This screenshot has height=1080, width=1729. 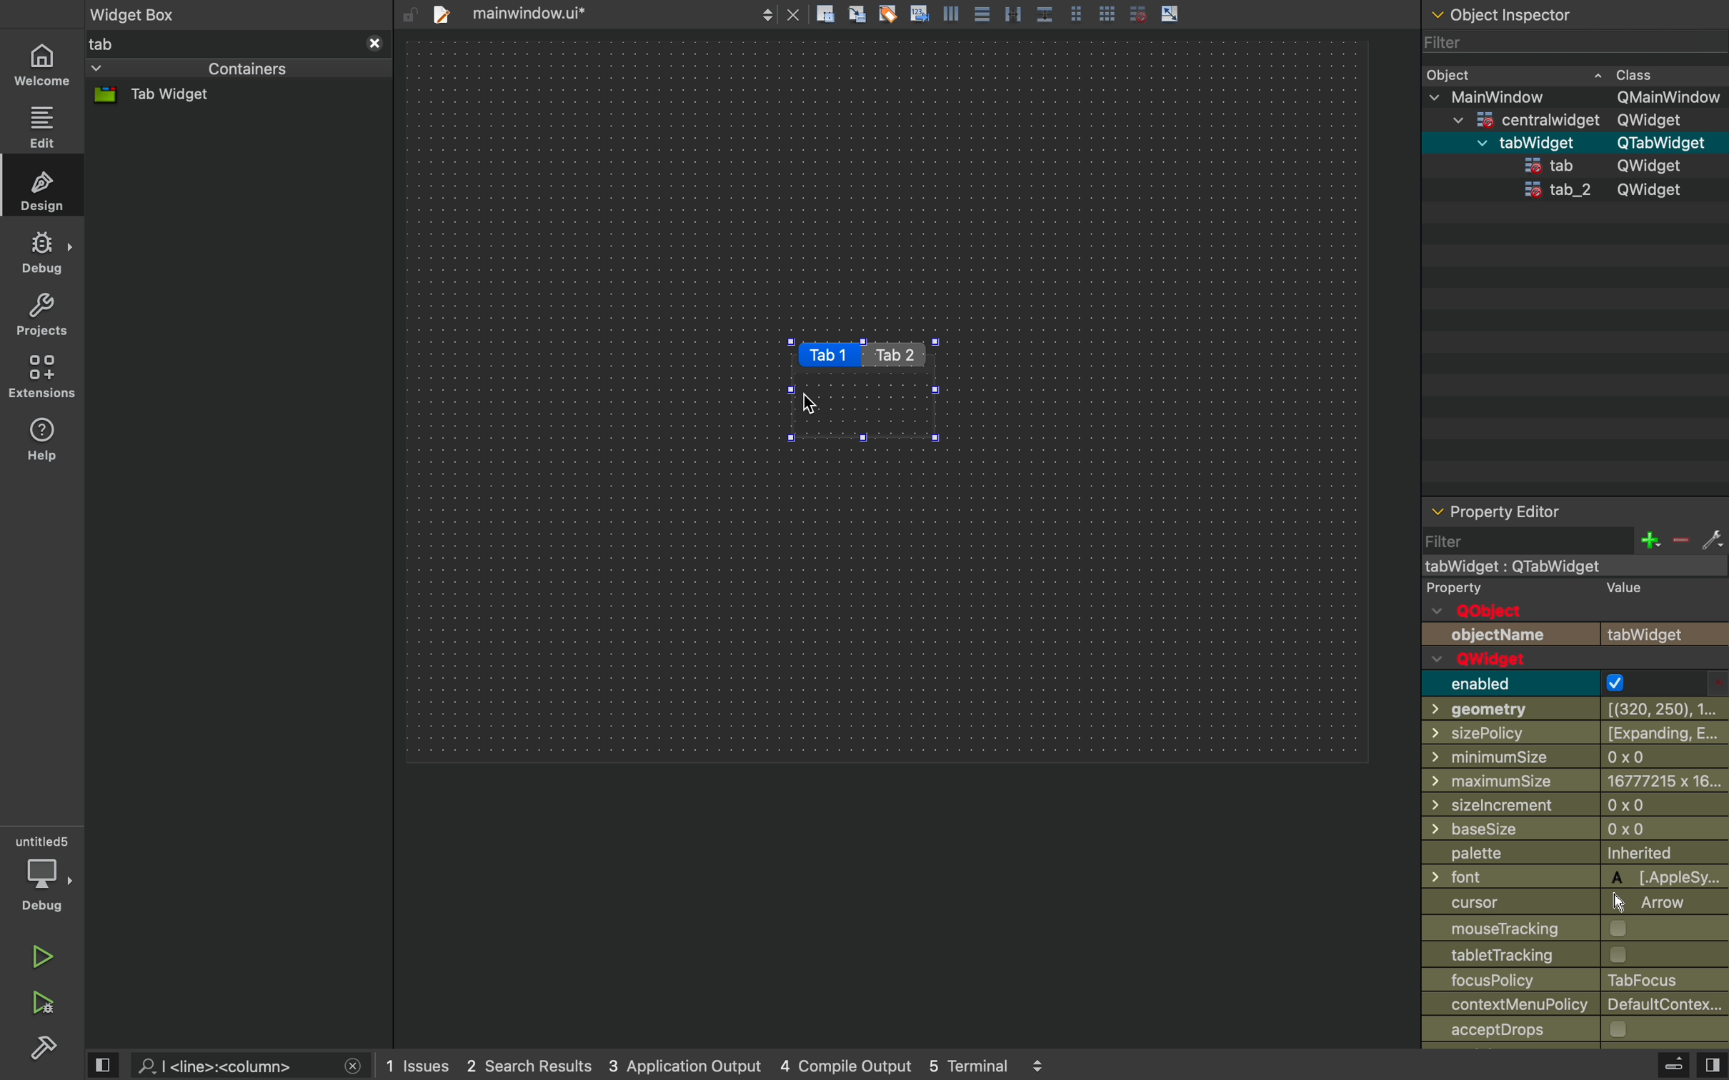 What do you see at coordinates (1526, 611) in the screenshot?
I see `qobject` at bounding box center [1526, 611].